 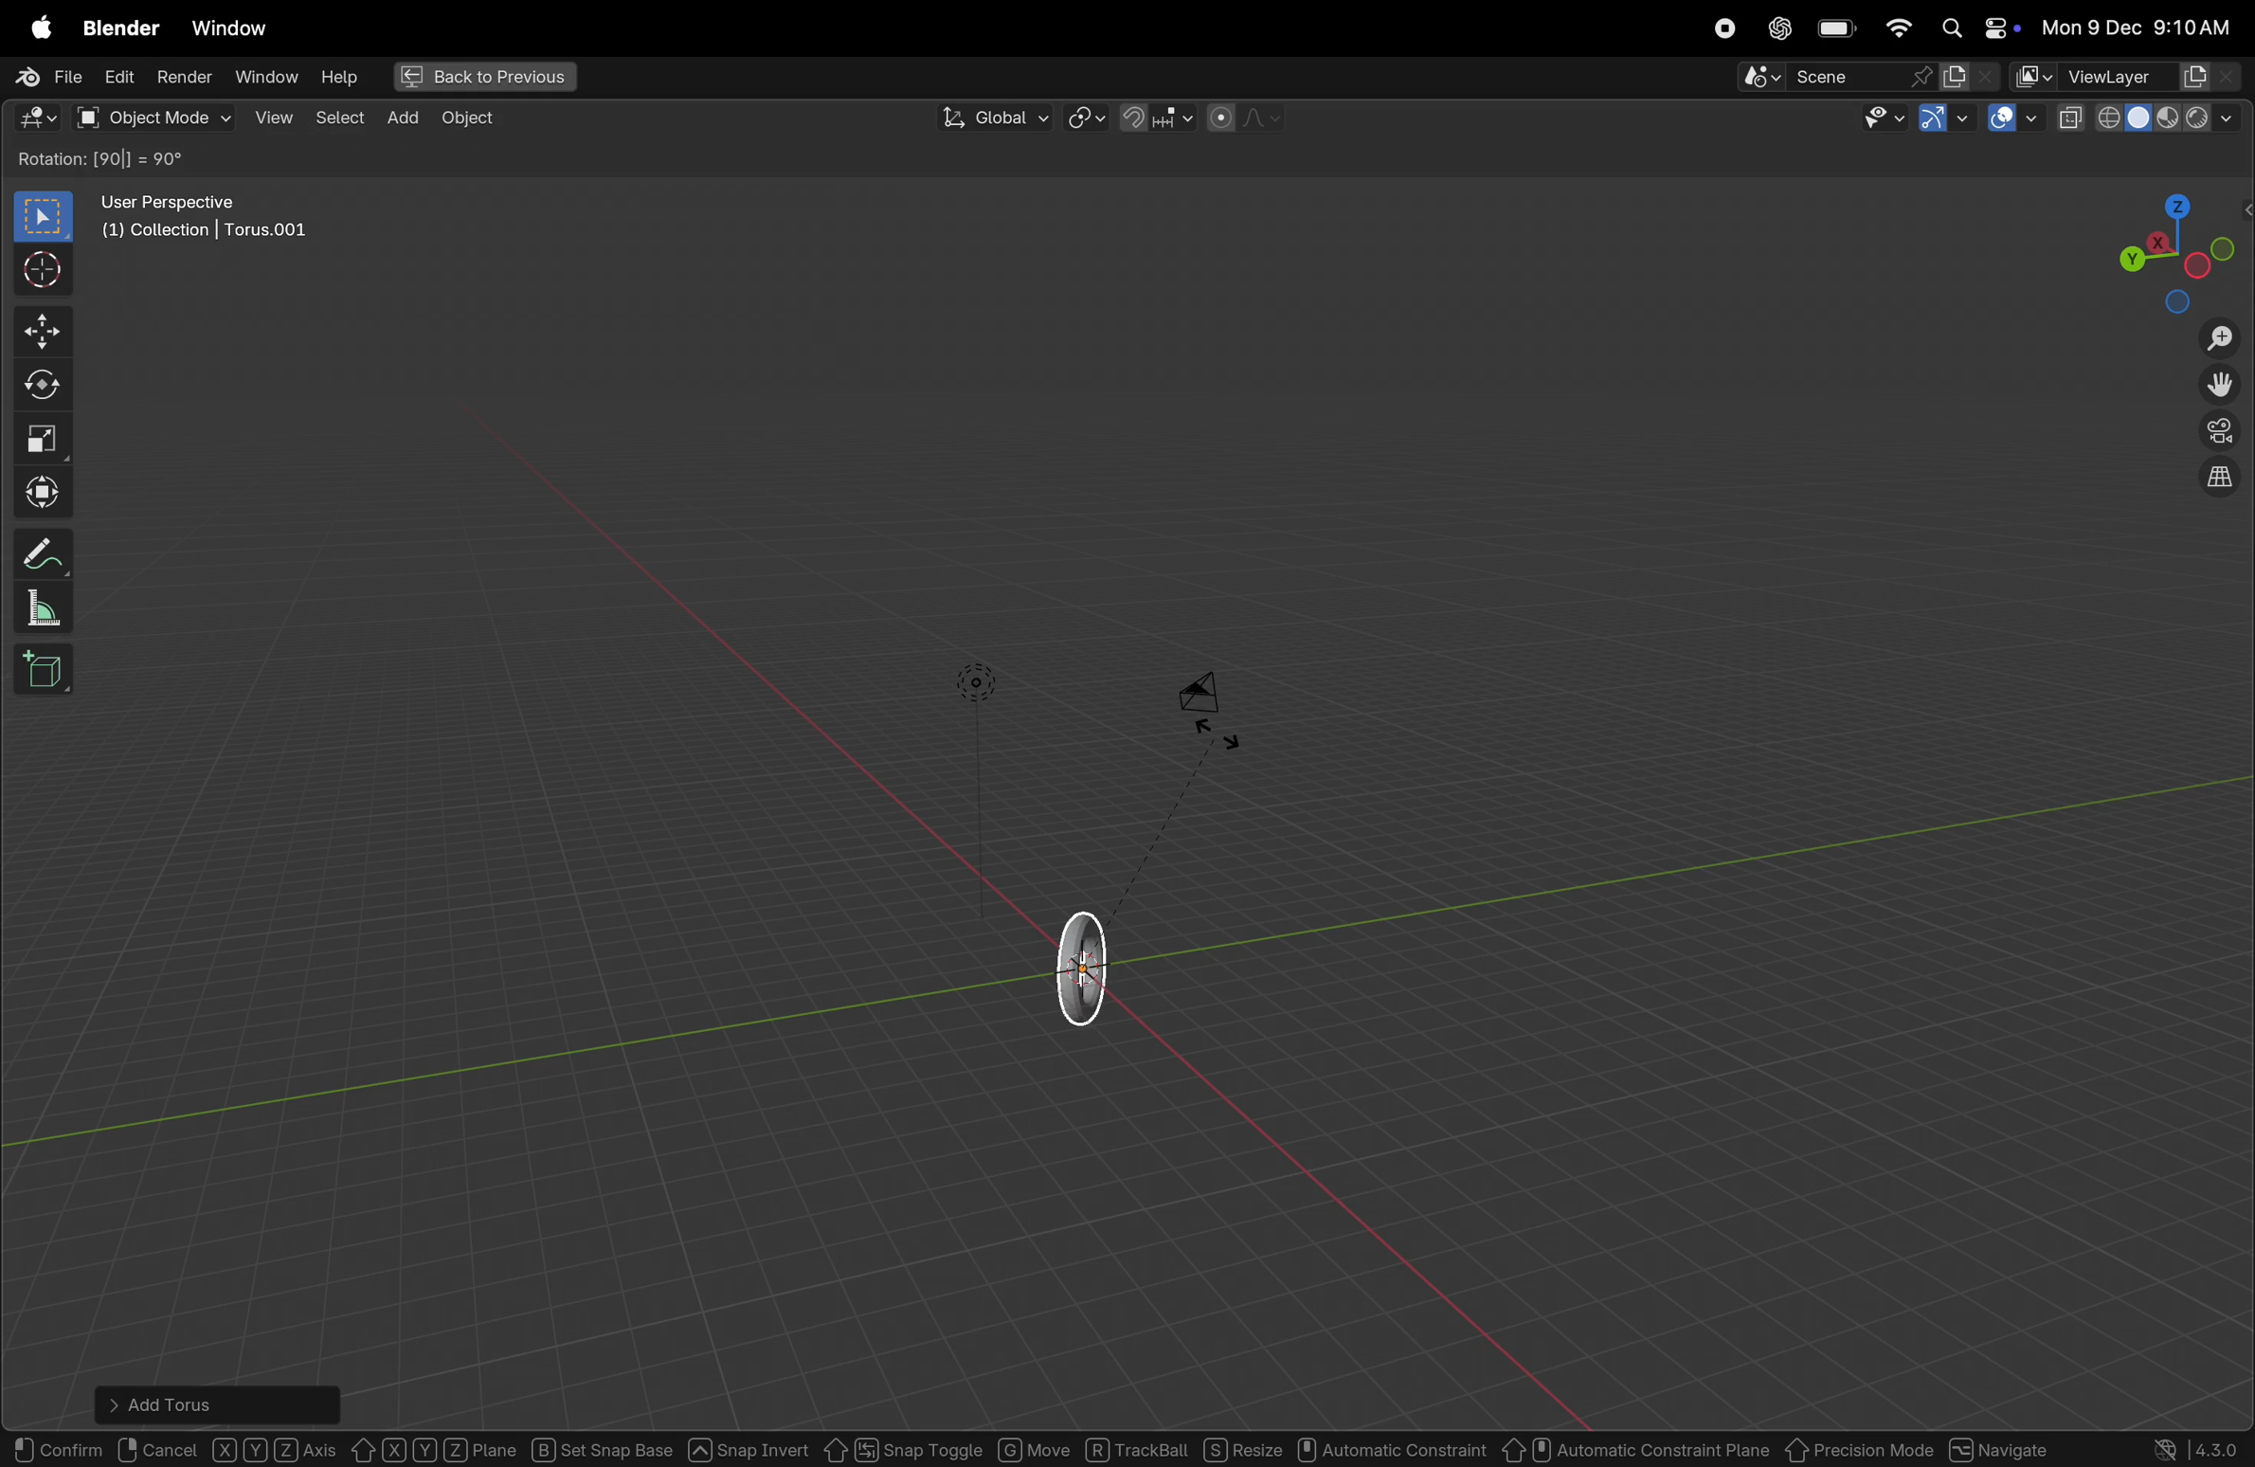 What do you see at coordinates (2220, 432) in the screenshot?
I see `view point camera` at bounding box center [2220, 432].